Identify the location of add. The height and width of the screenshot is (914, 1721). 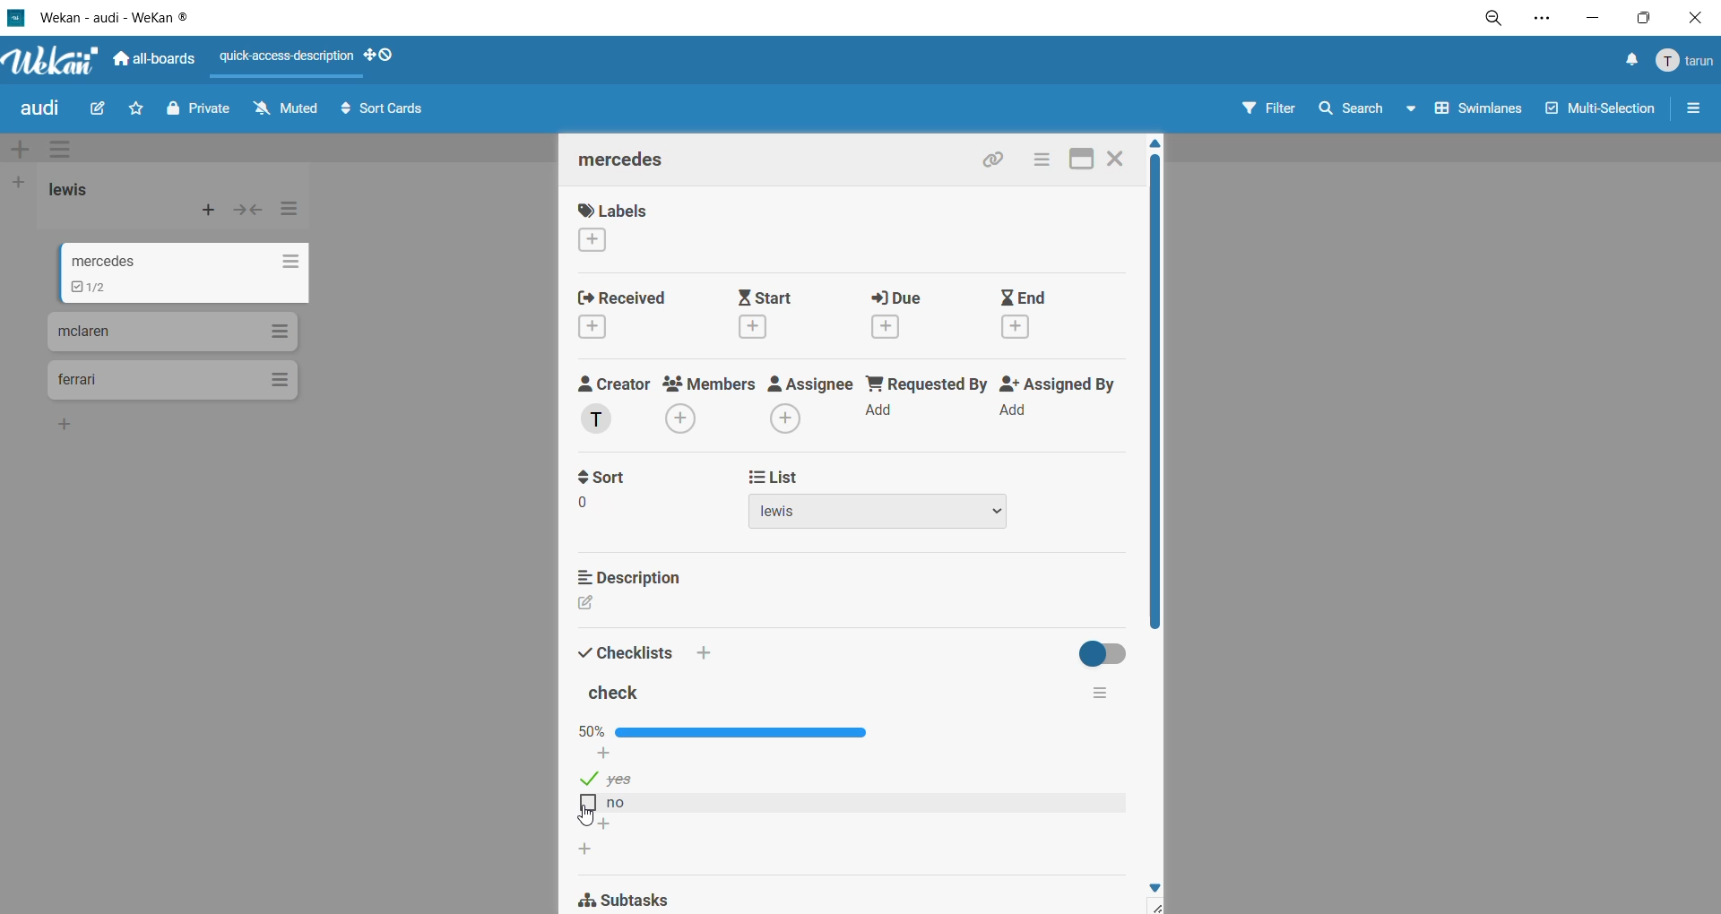
(584, 850).